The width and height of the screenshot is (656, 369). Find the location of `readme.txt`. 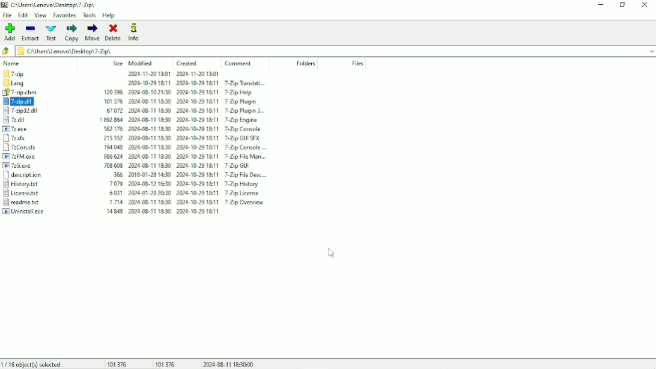

readme.txt is located at coordinates (23, 203).